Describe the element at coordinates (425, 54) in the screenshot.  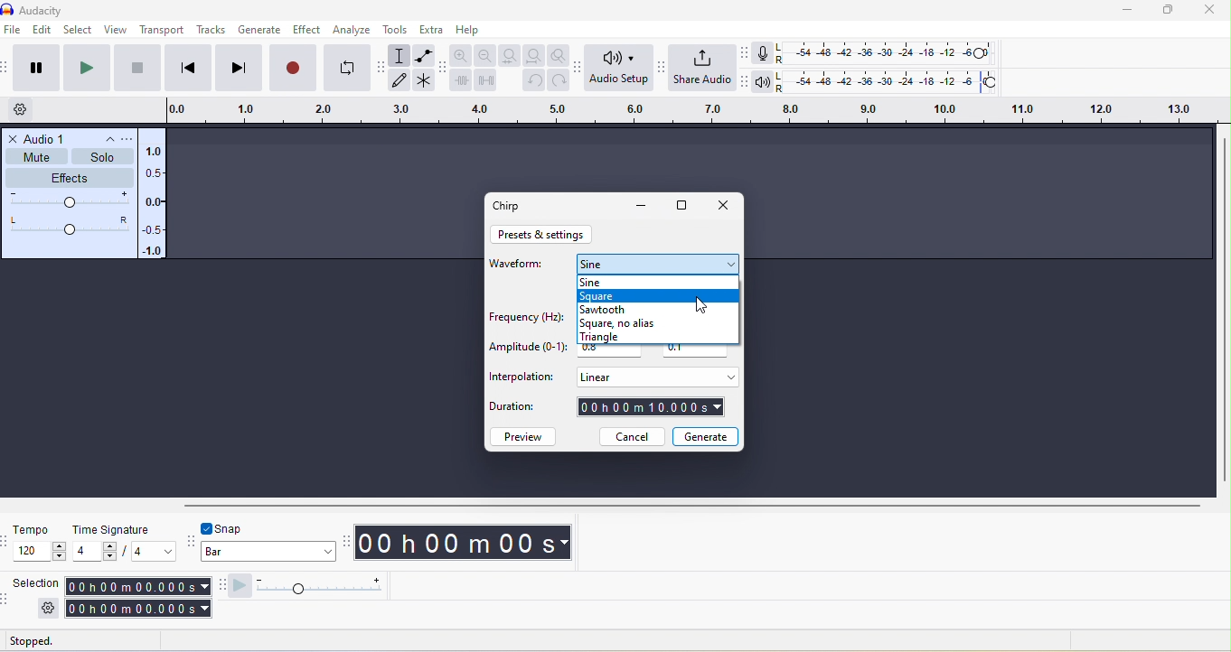
I see `envelope tool ` at that location.